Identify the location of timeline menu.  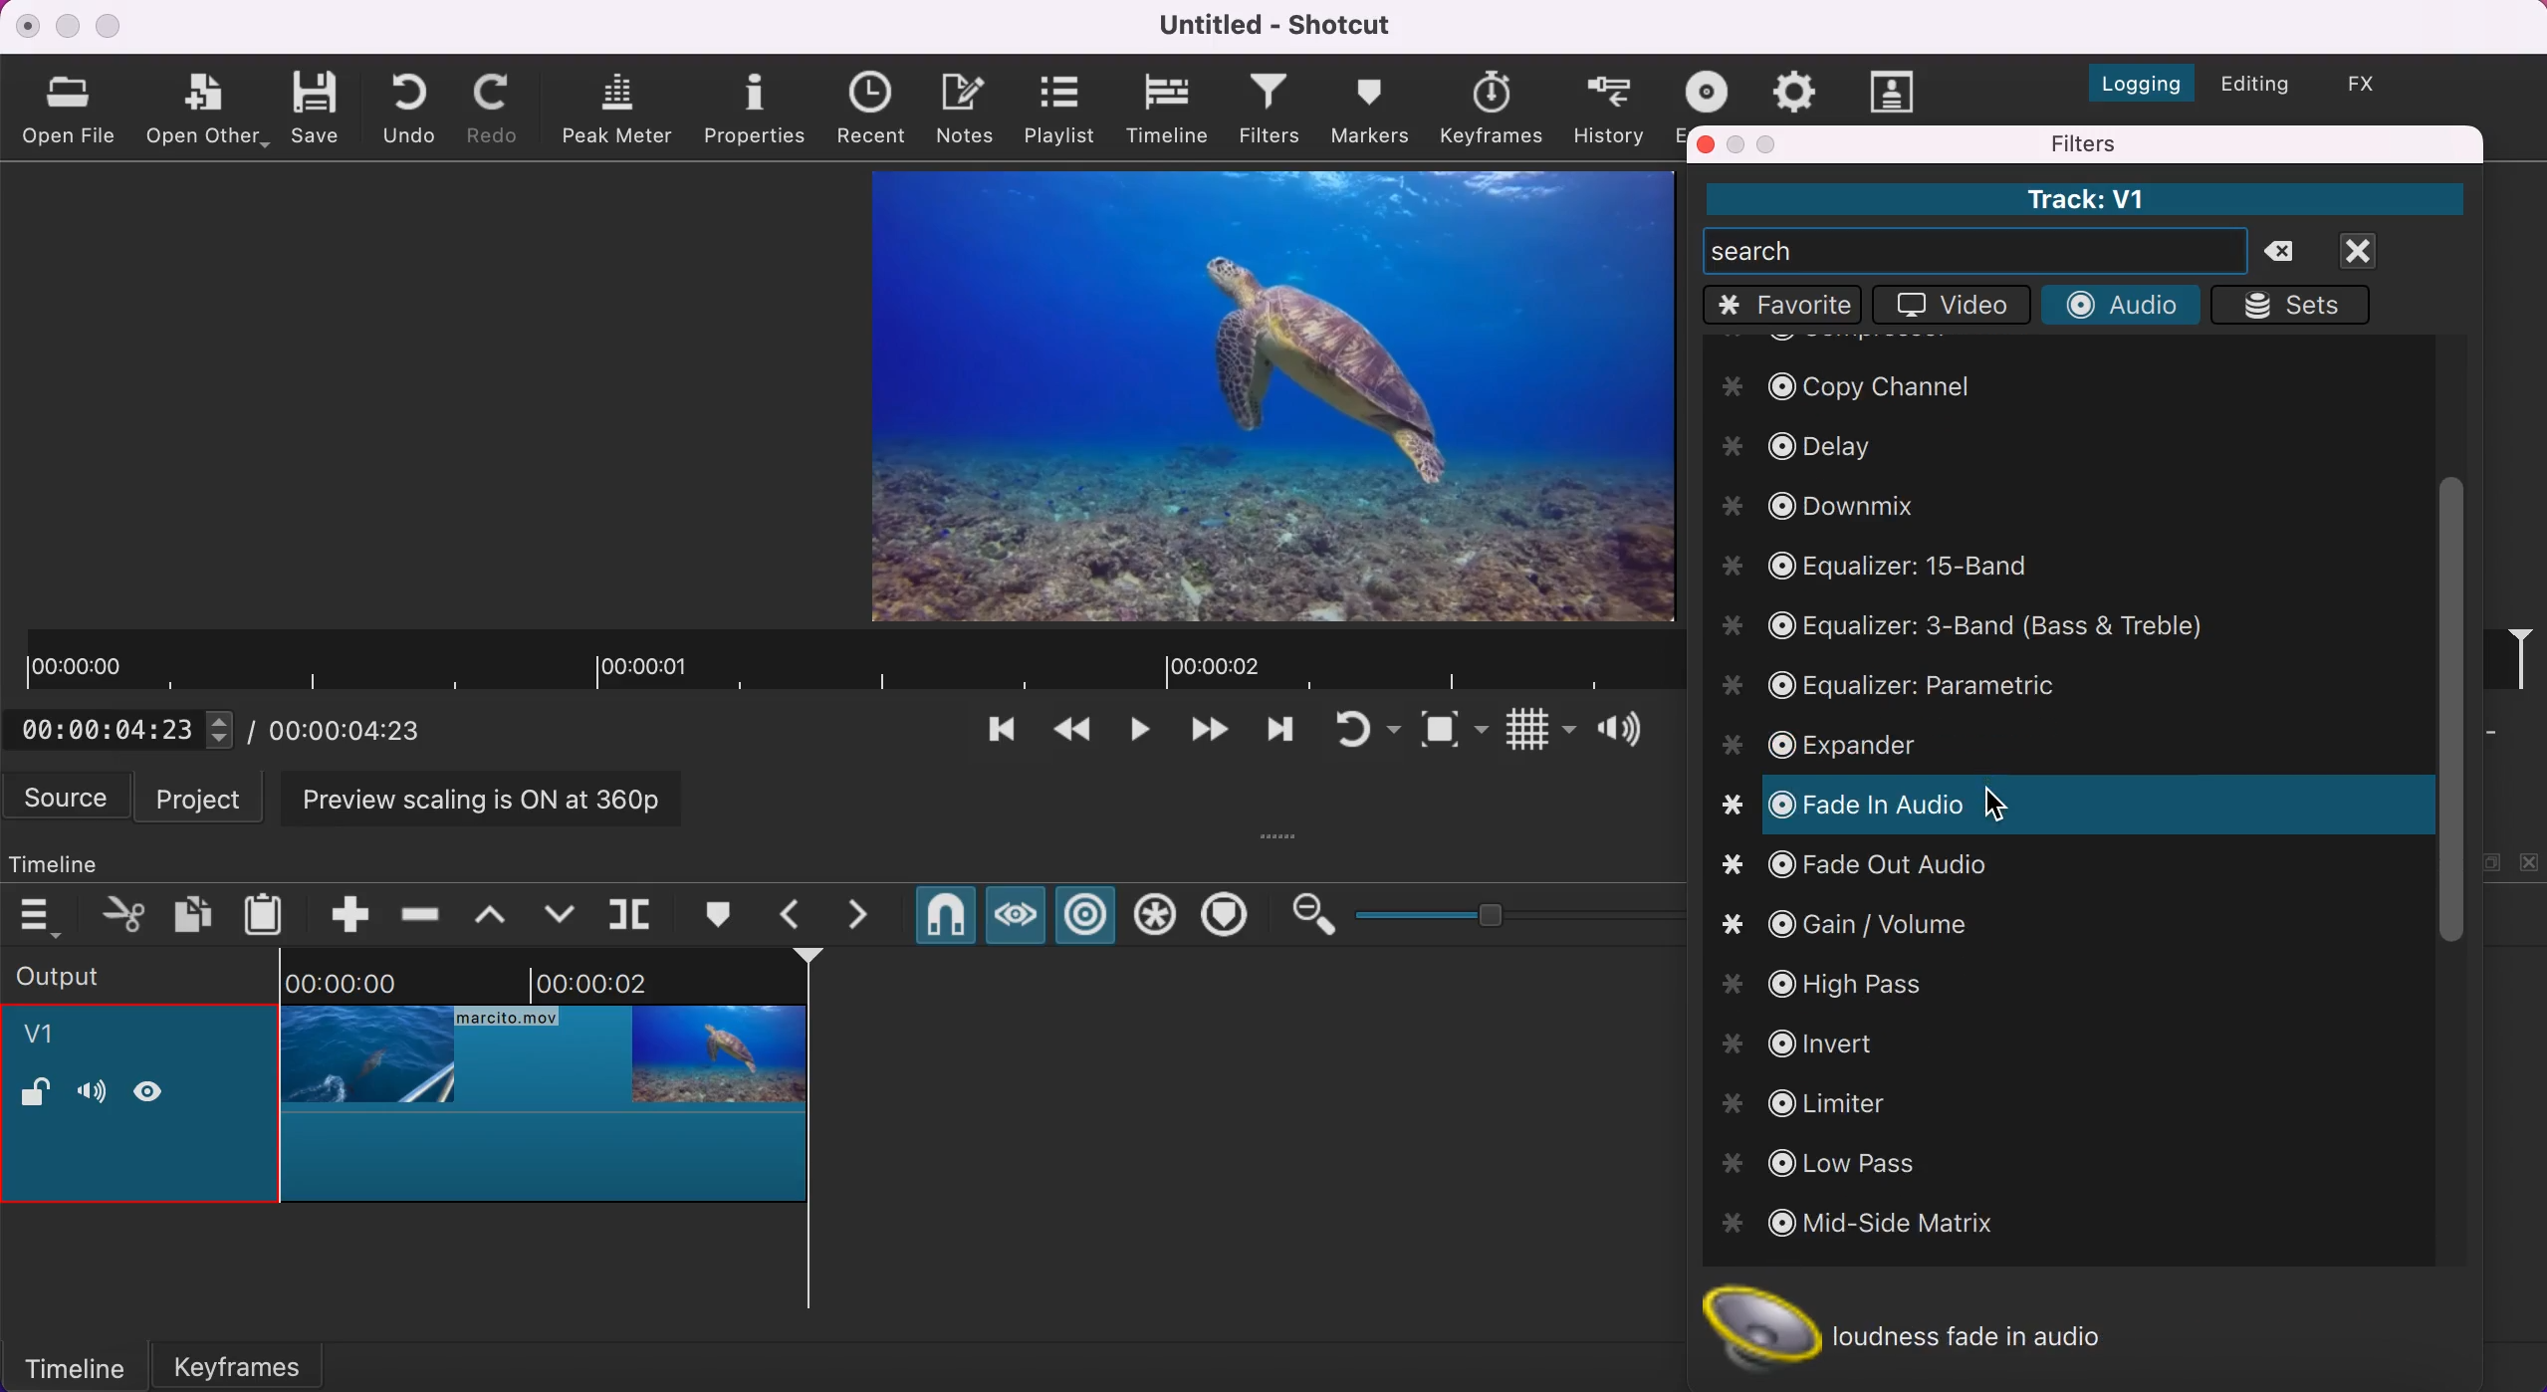
(45, 916).